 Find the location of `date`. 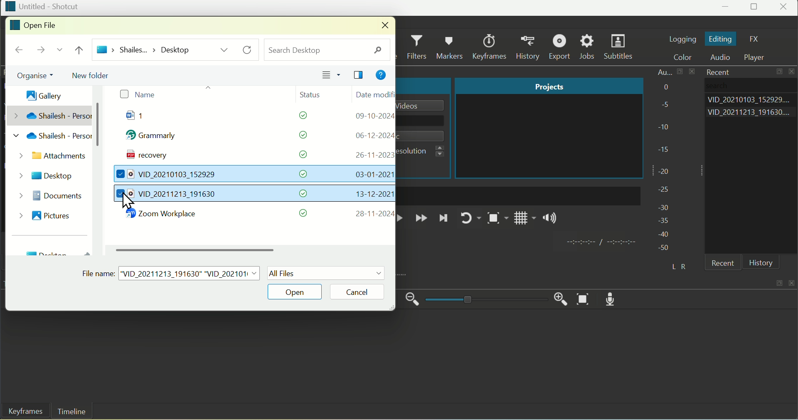

date is located at coordinates (373, 214).